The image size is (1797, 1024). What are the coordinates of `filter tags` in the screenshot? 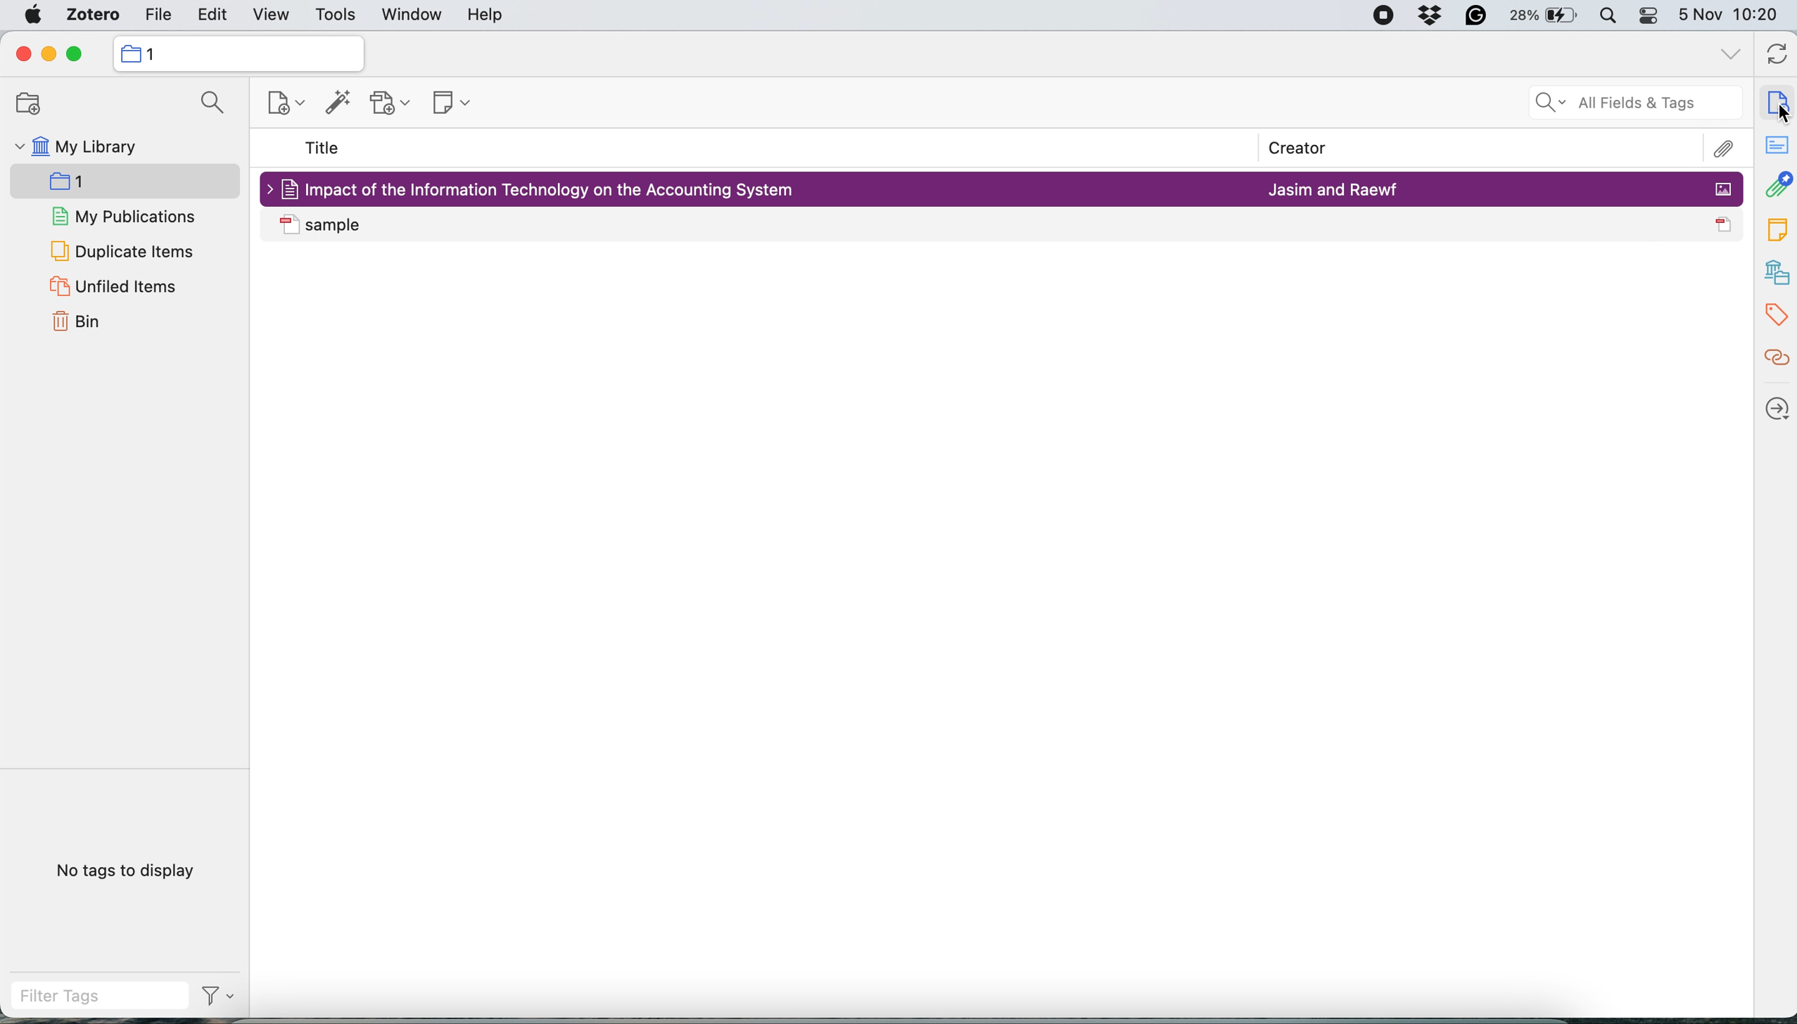 It's located at (102, 997).